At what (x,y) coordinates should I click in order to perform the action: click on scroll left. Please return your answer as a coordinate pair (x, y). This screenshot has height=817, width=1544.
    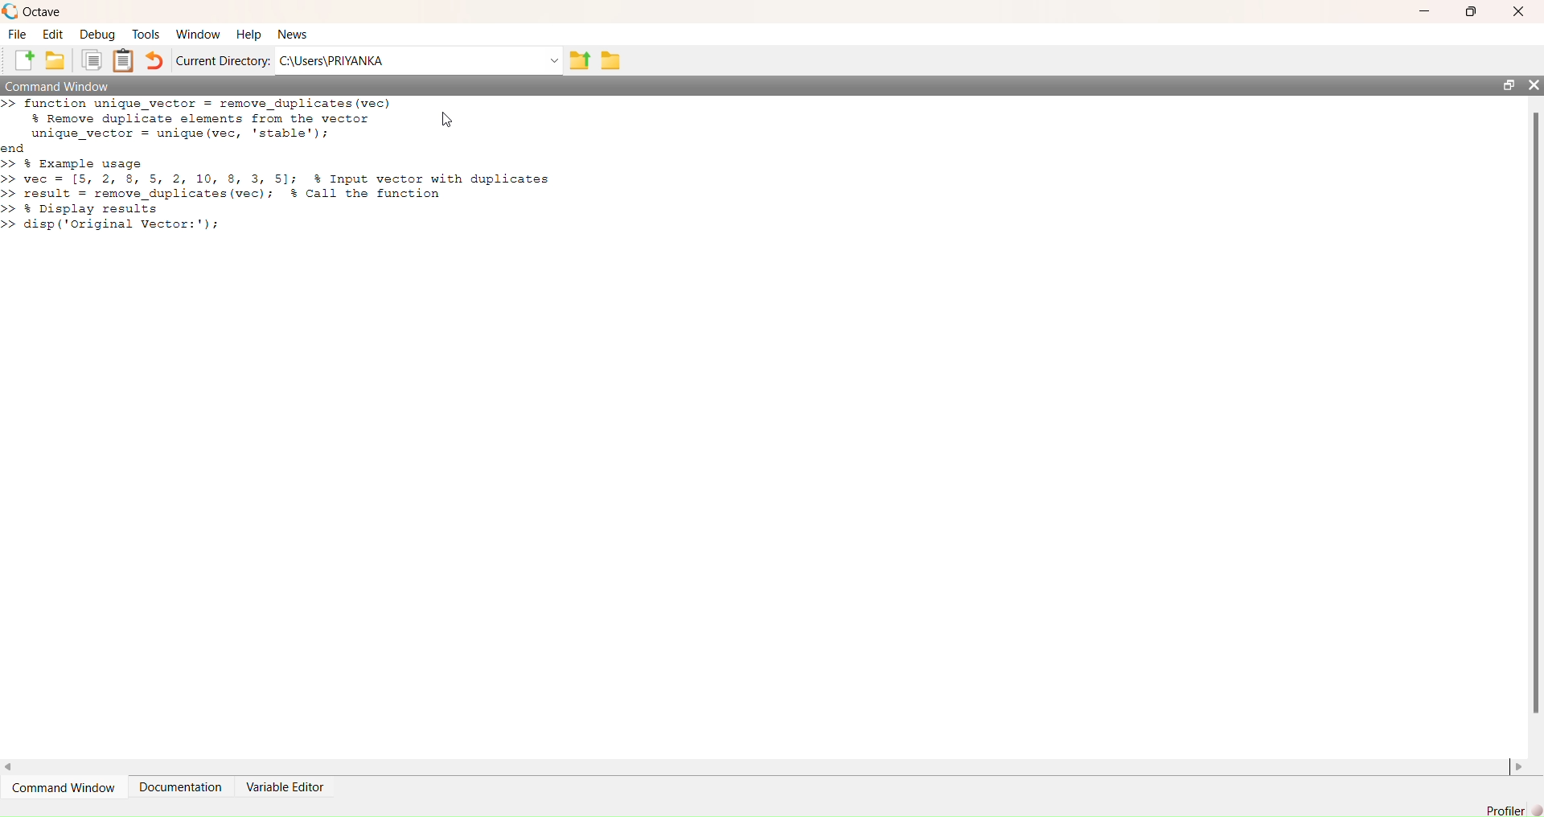
    Looking at the image, I should click on (10, 769).